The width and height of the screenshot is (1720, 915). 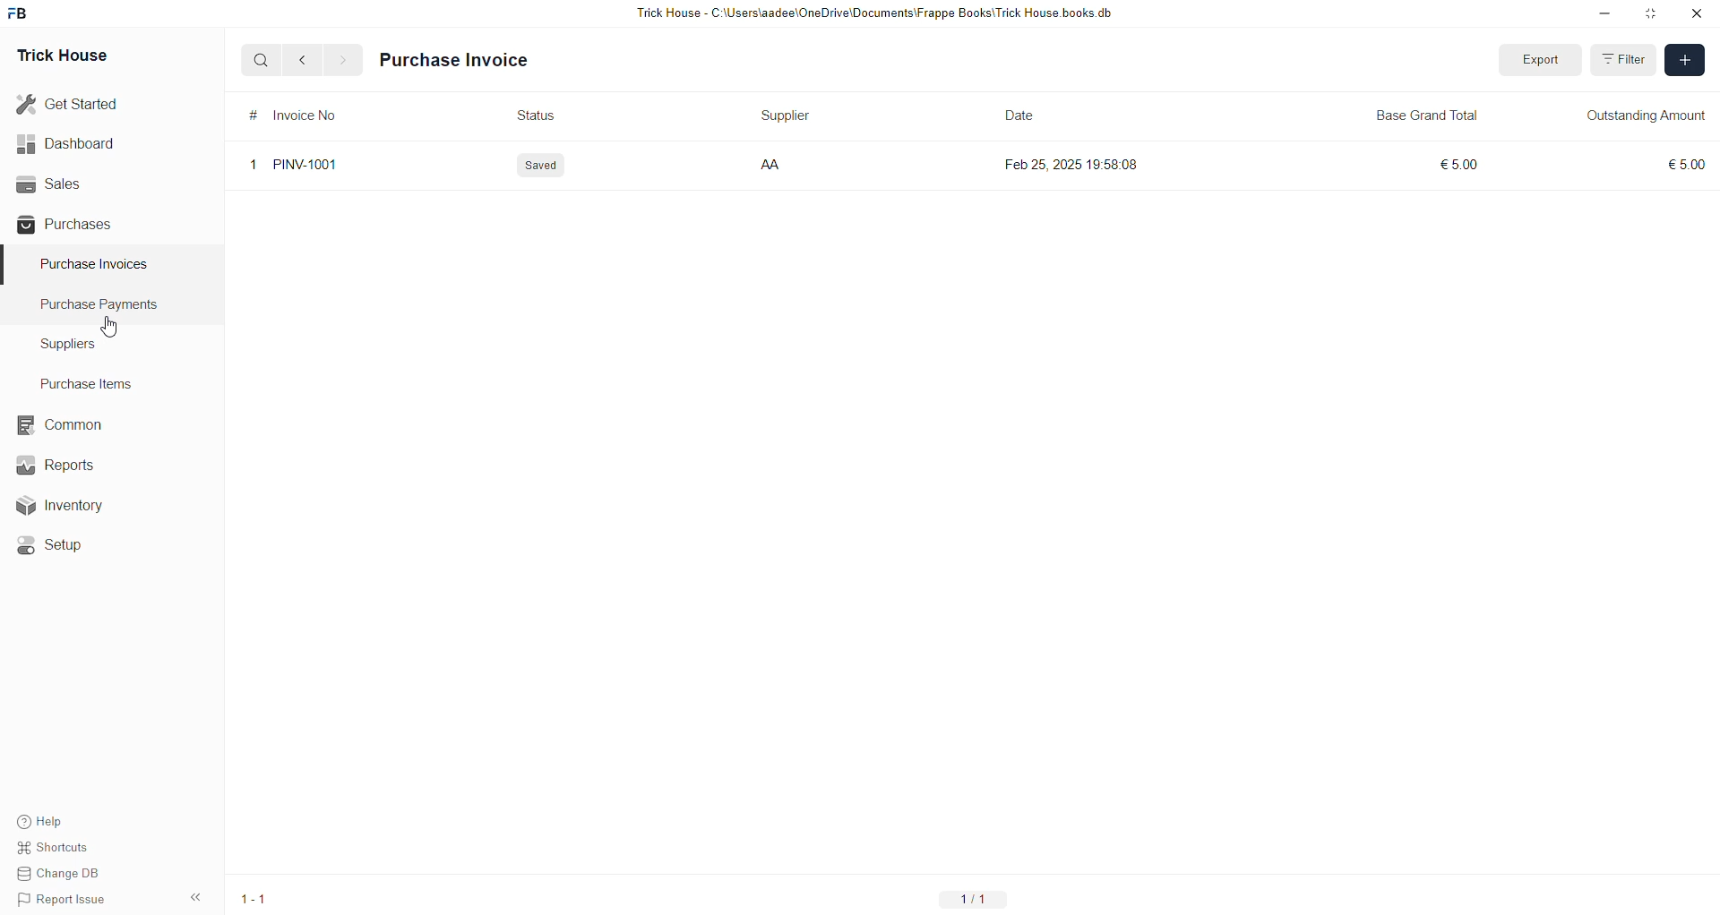 I want to click on Purchase Items., so click(x=83, y=381).